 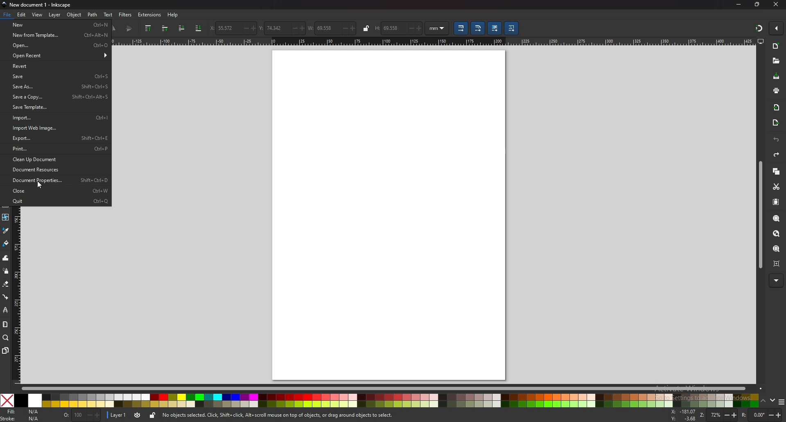 I want to click on move gradient, so click(x=460, y=28).